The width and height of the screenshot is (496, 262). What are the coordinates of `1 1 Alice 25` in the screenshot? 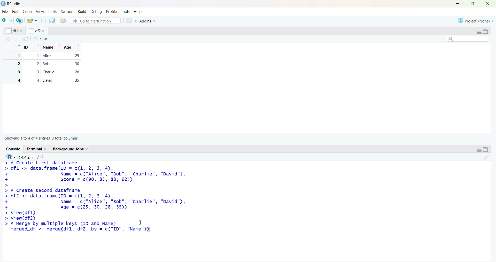 It's located at (44, 56).